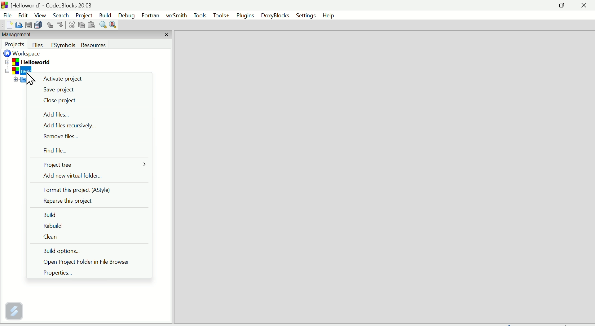  I want to click on Replace, so click(113, 25).